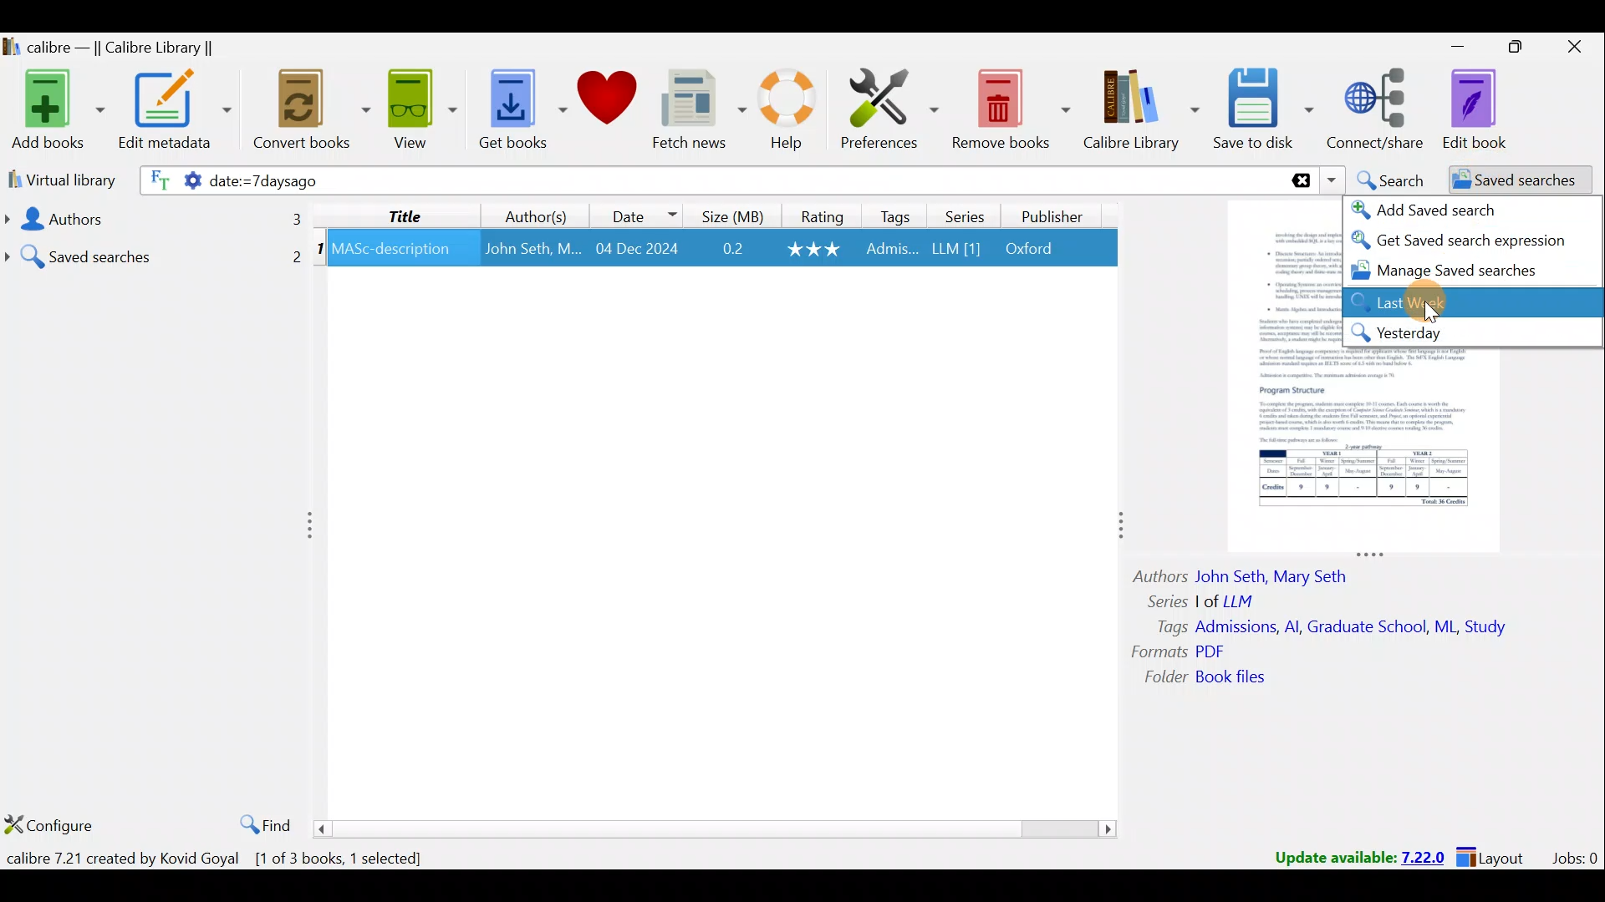  I want to click on Authors John Seth, Mary Seth, so click(1254, 574).